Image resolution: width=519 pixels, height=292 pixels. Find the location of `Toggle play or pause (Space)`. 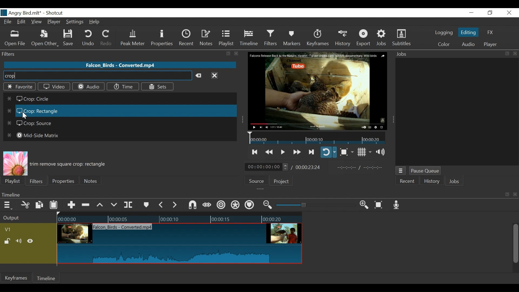

Toggle play or pause (Space) is located at coordinates (282, 152).